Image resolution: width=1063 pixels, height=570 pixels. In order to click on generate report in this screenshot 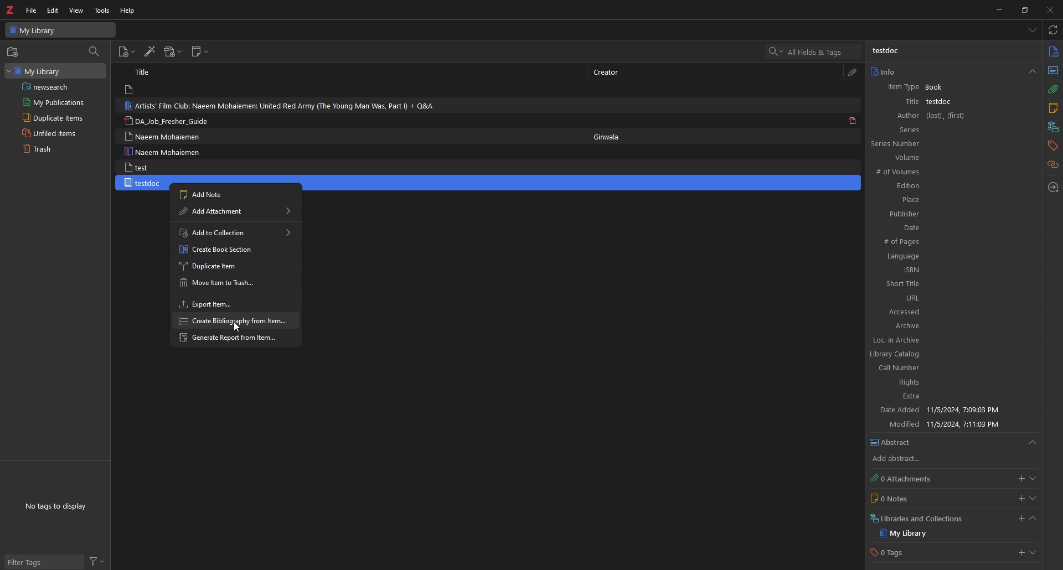, I will do `click(235, 339)`.